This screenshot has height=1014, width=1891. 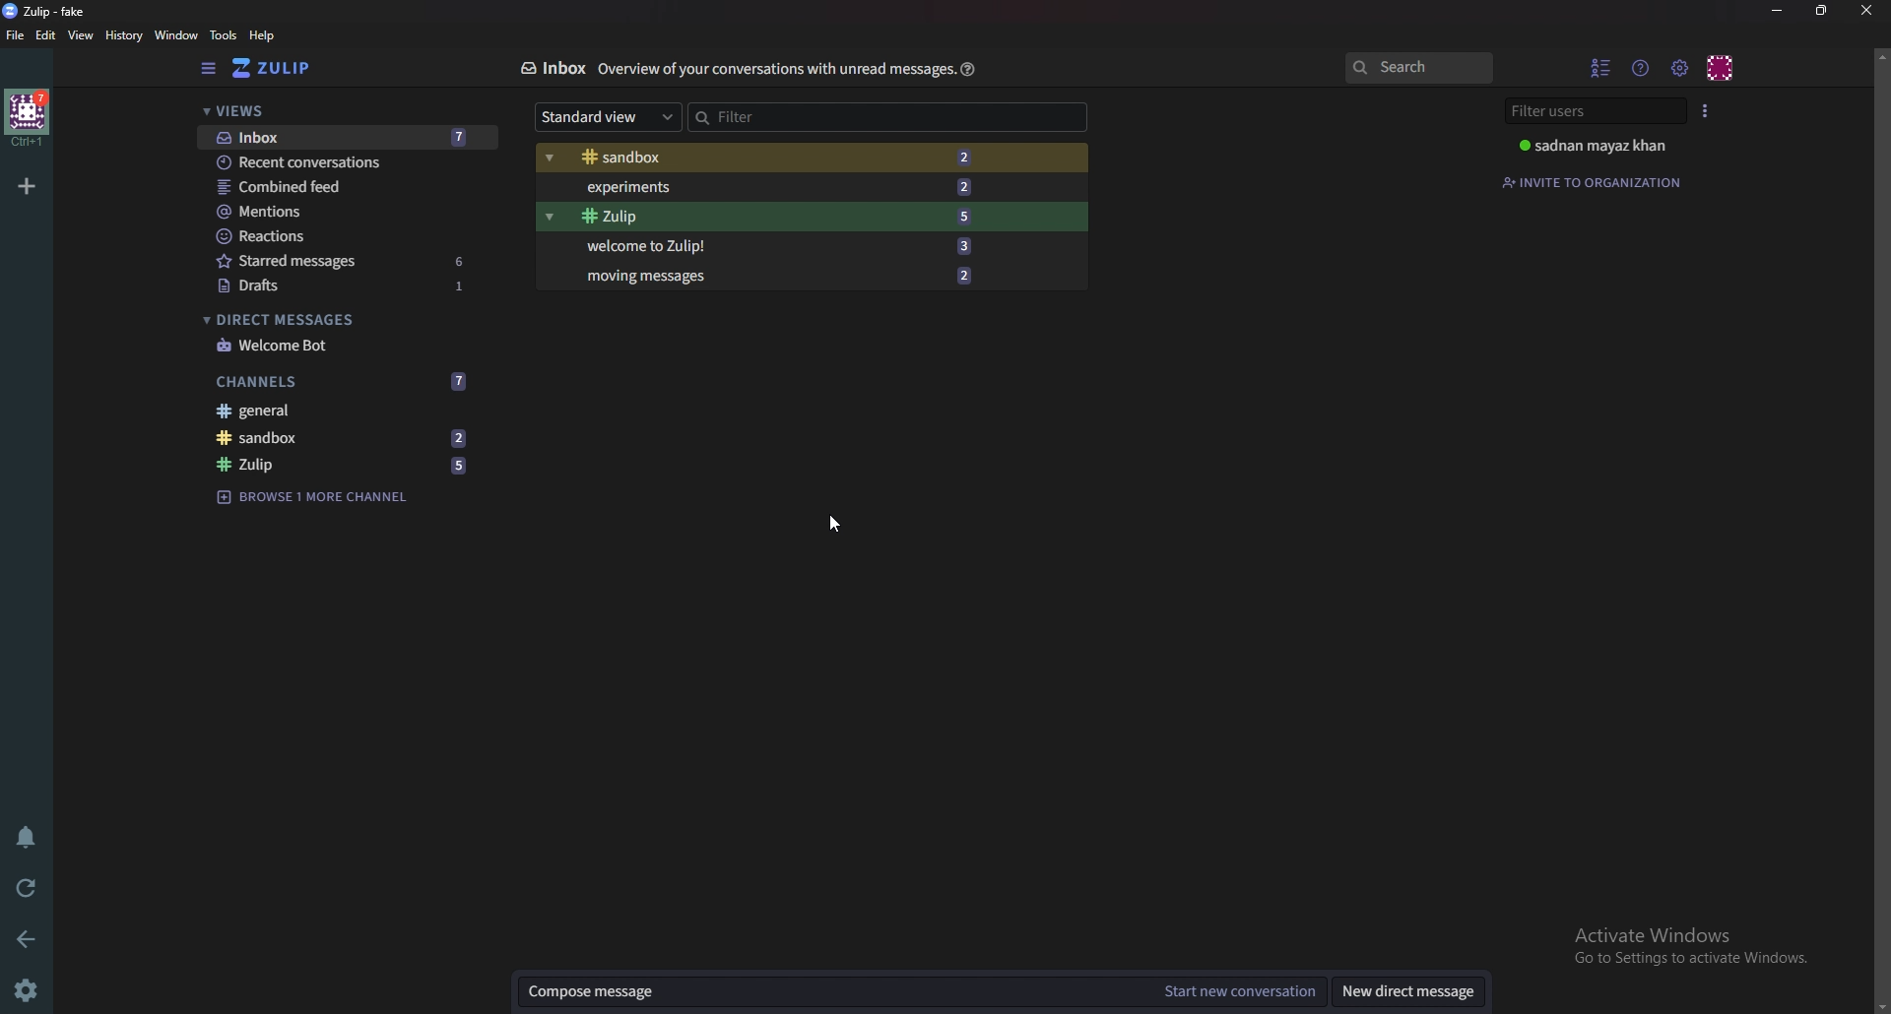 What do you see at coordinates (1880, 533) in the screenshot?
I see `scroll bar` at bounding box center [1880, 533].